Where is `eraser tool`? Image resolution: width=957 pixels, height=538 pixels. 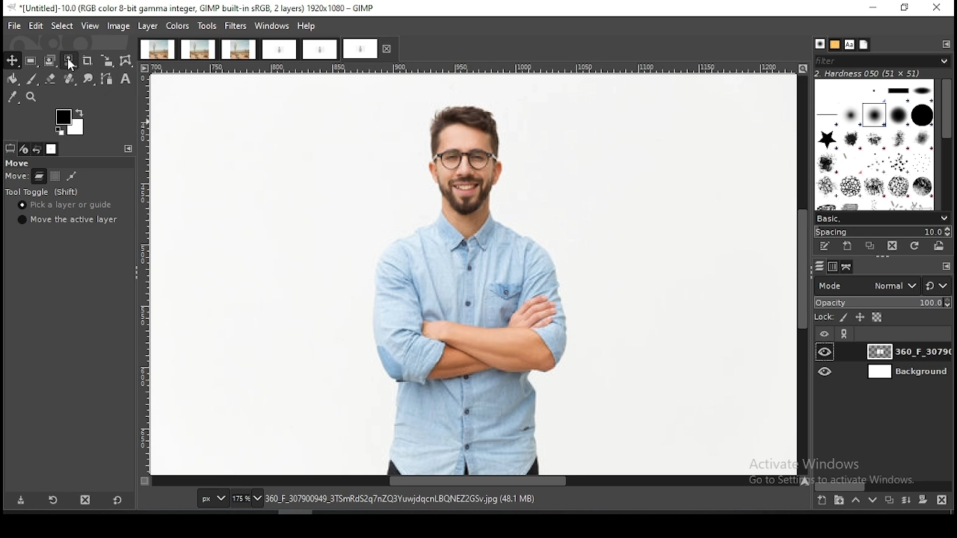 eraser tool is located at coordinates (51, 78).